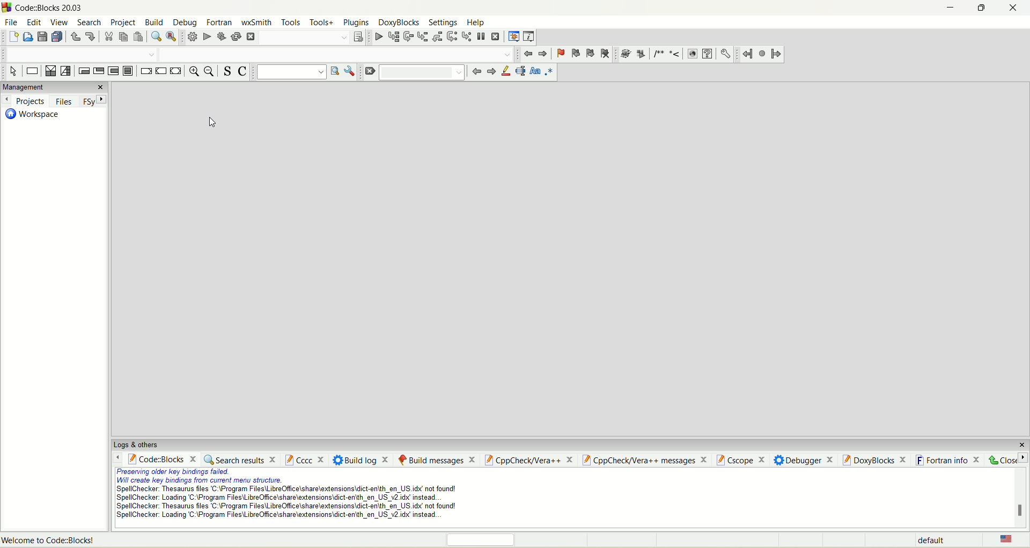 The image size is (1030, 548). I want to click on selection, so click(66, 71).